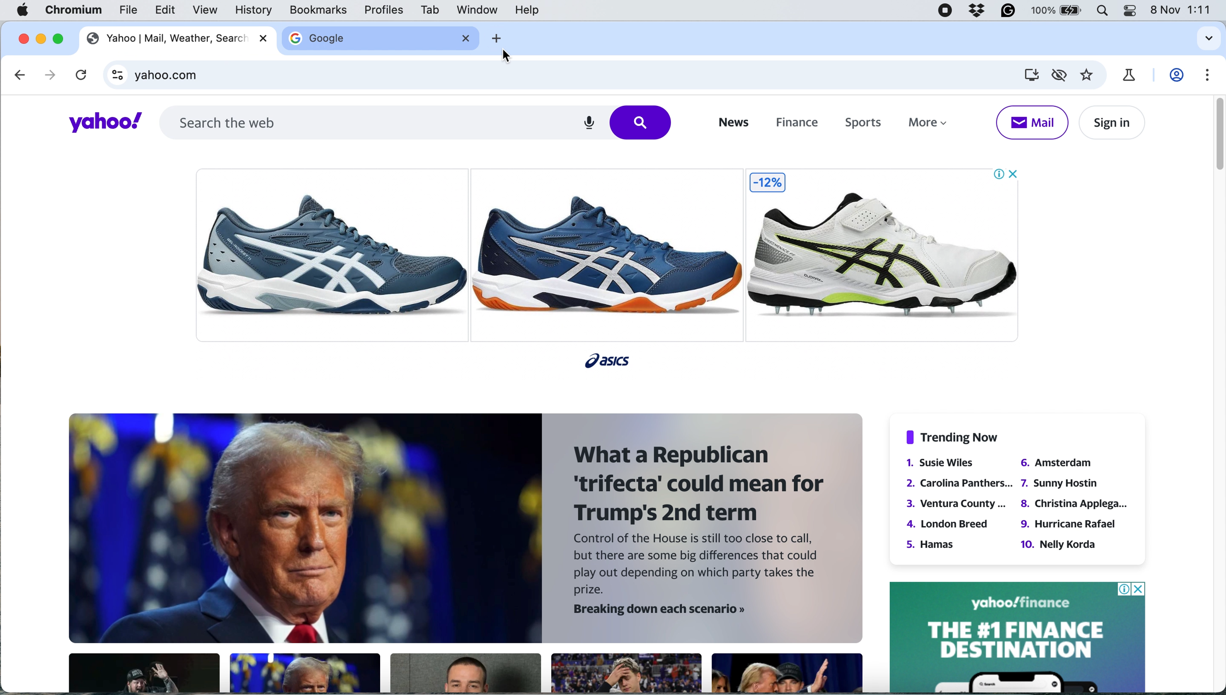 The height and width of the screenshot is (695, 1226). Describe the element at coordinates (1178, 75) in the screenshot. I see `profile` at that location.